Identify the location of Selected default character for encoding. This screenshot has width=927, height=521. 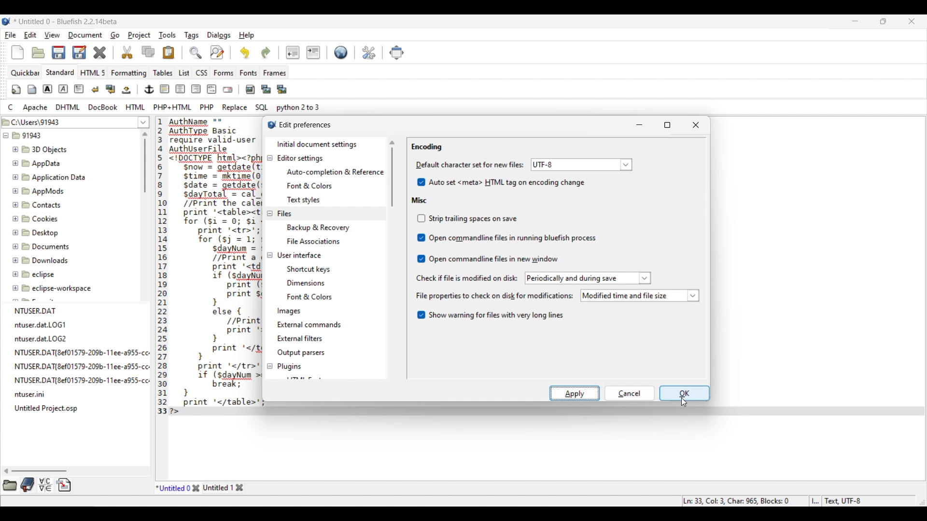
(581, 164).